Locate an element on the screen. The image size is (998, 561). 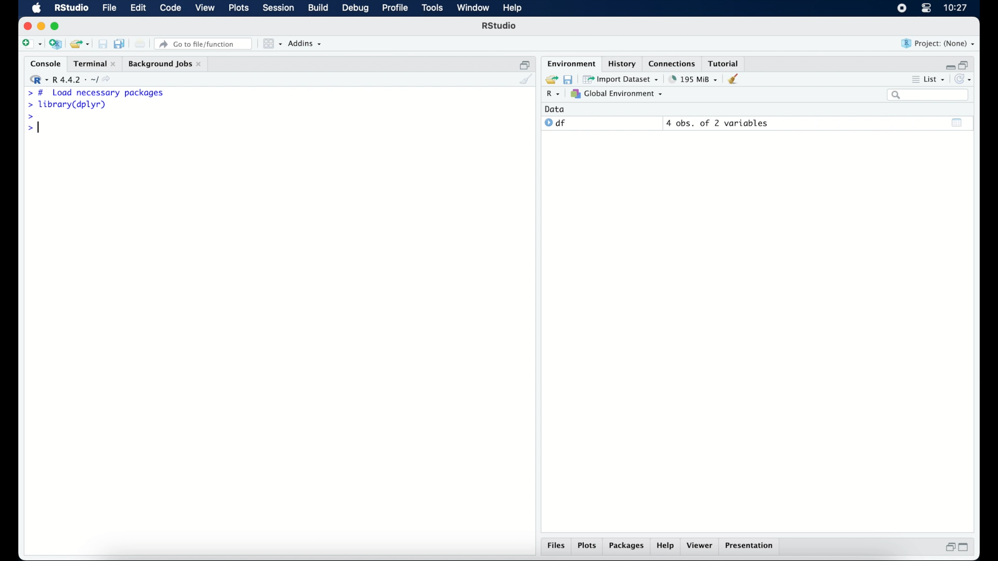
background jobs is located at coordinates (165, 64).